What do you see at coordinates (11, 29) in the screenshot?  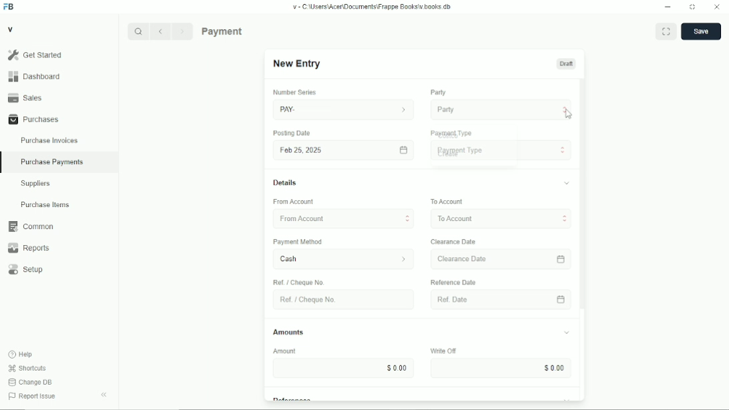 I see `V` at bounding box center [11, 29].